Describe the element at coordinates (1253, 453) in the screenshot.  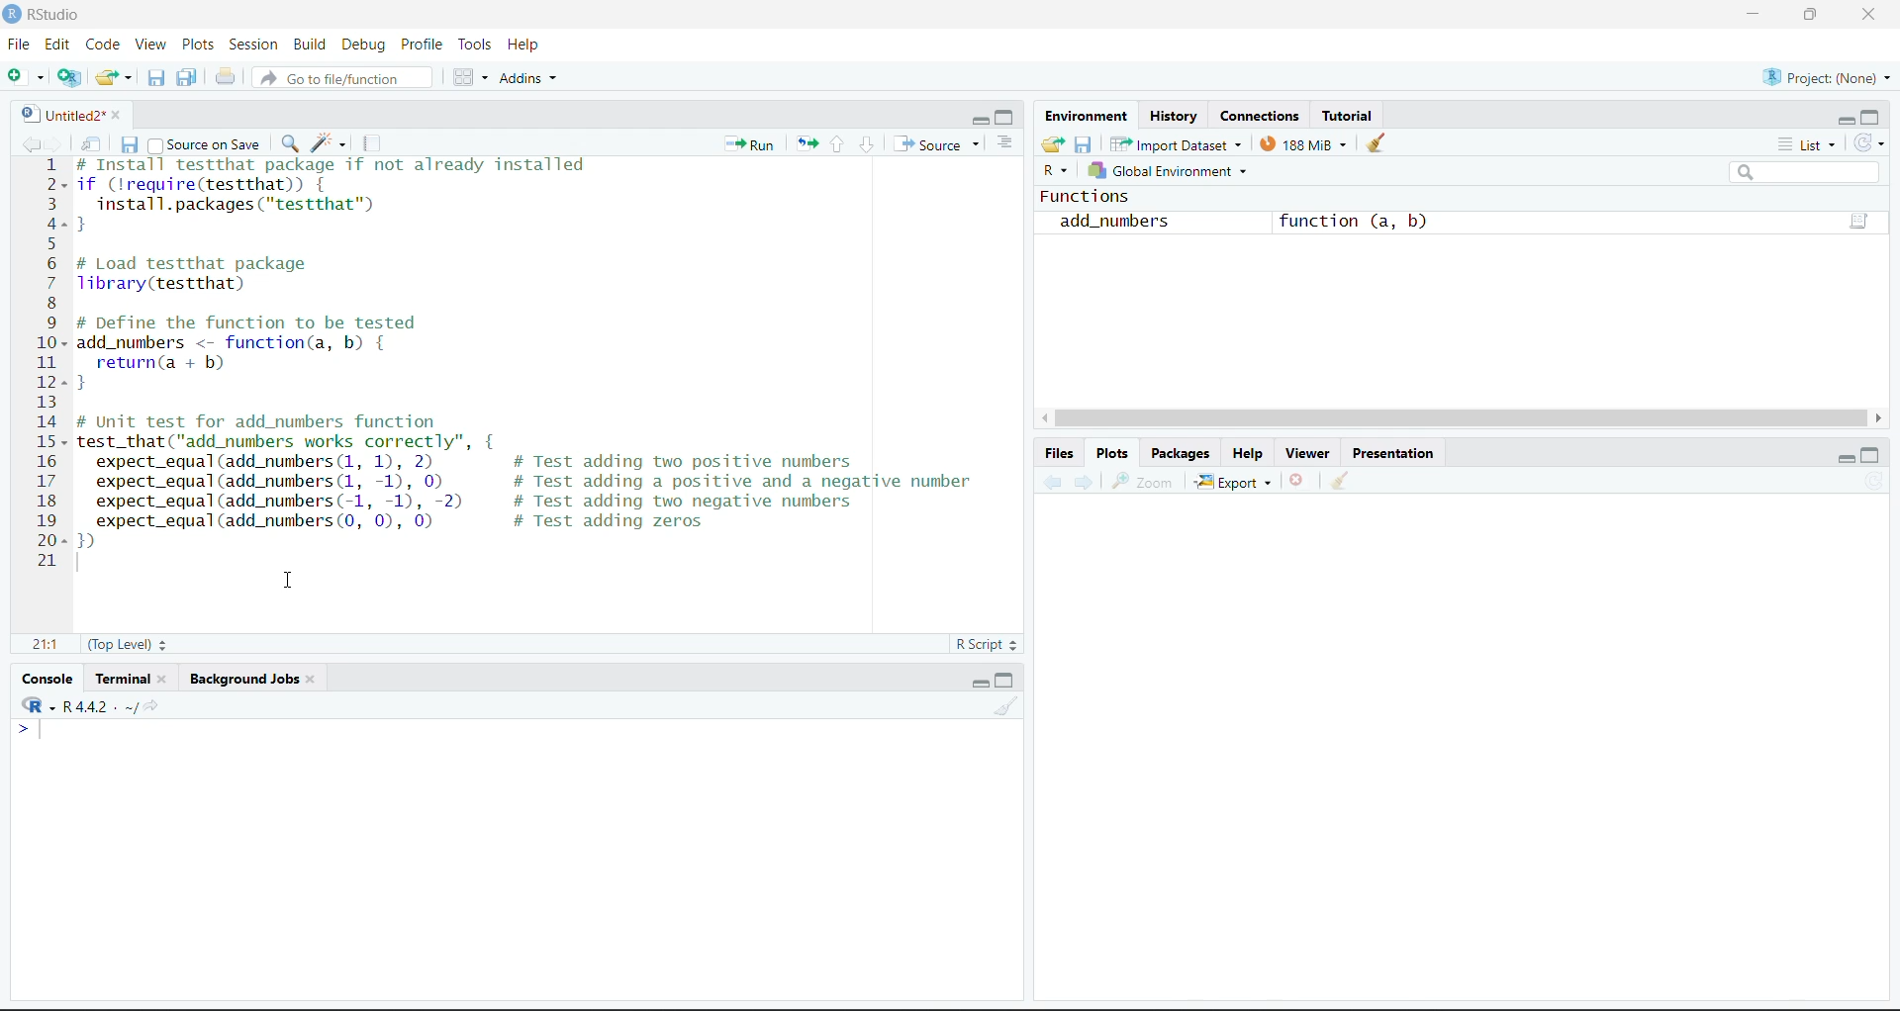
I see `Help` at that location.